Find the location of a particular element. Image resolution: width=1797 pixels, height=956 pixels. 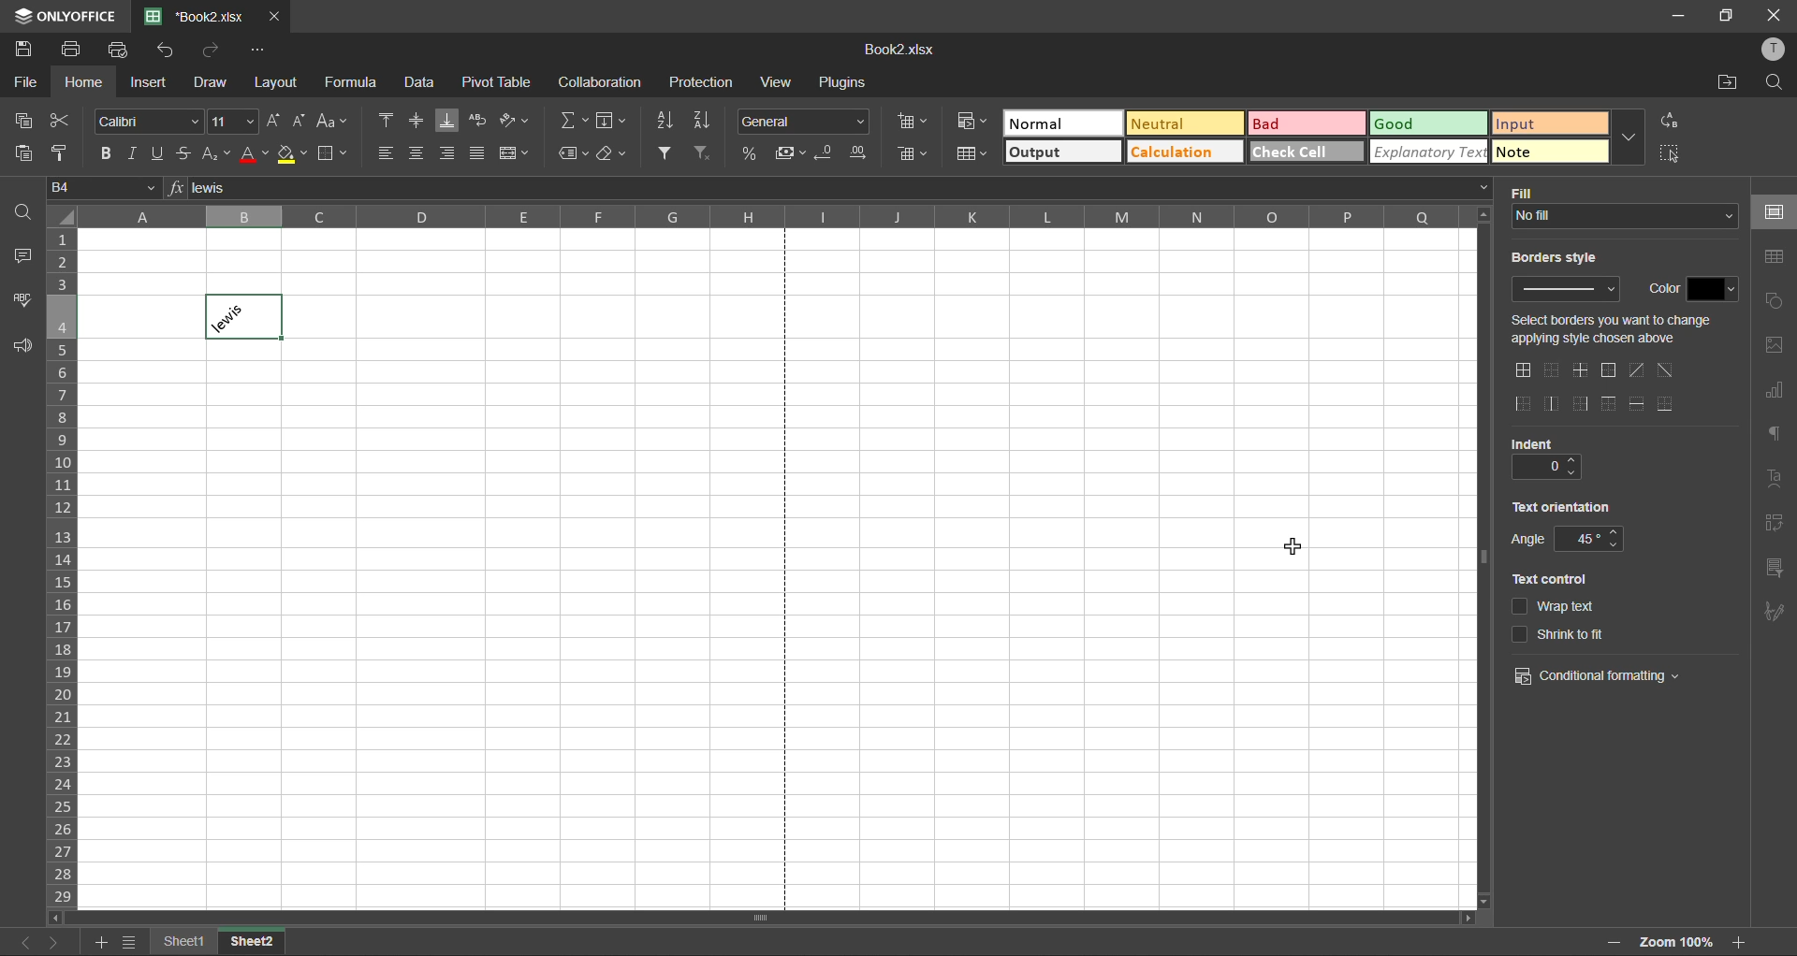

clear is located at coordinates (611, 153).